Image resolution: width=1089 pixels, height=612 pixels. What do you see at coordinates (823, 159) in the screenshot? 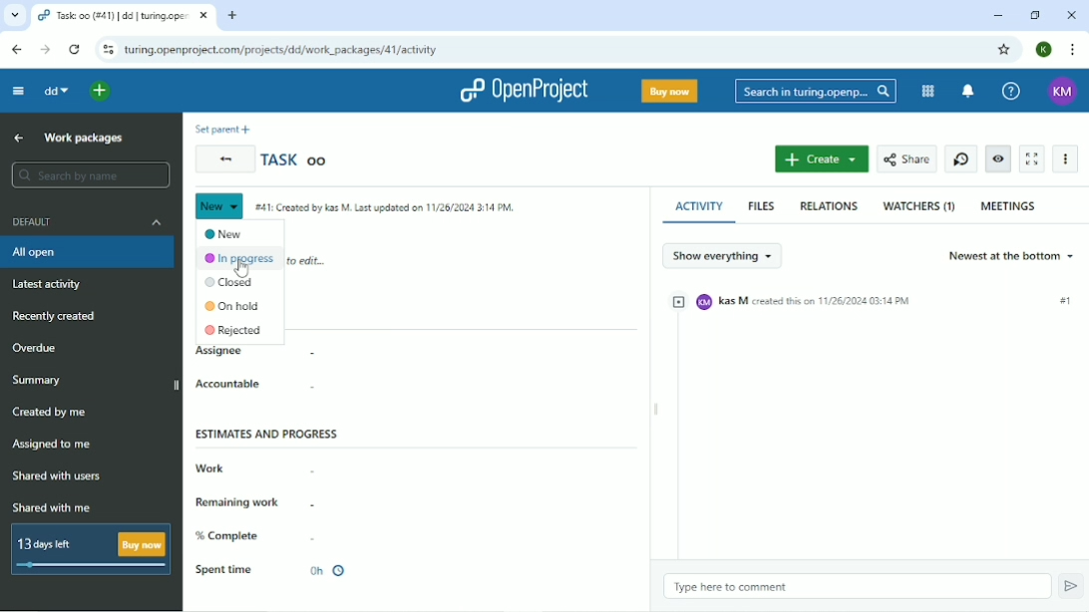
I see `Create` at bounding box center [823, 159].